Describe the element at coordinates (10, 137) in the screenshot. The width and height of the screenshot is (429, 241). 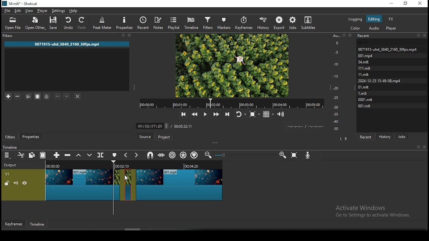
I see `filters` at that location.